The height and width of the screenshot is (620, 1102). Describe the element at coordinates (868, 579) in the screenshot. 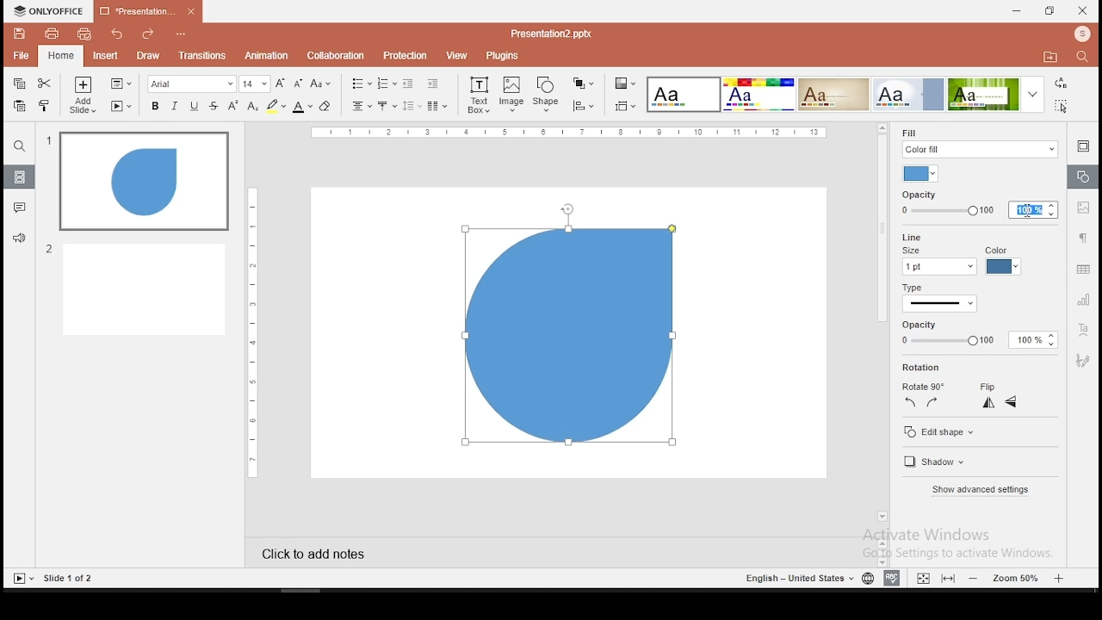

I see `language` at that location.